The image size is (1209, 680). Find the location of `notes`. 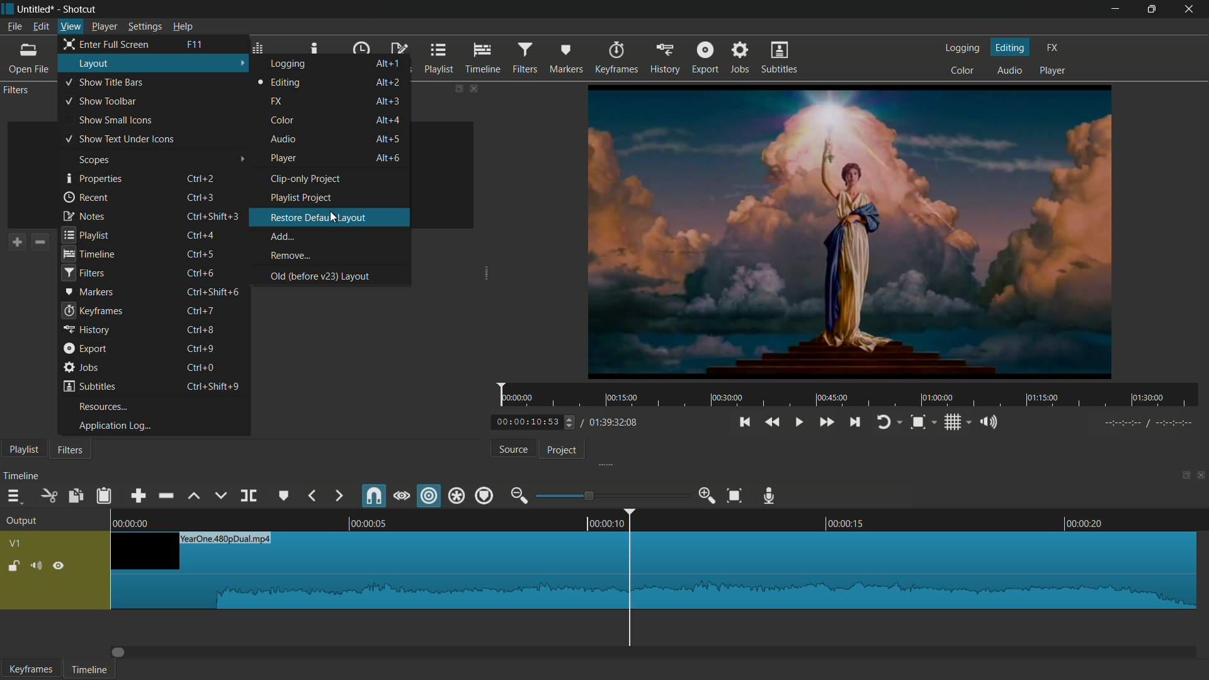

notes is located at coordinates (84, 215).